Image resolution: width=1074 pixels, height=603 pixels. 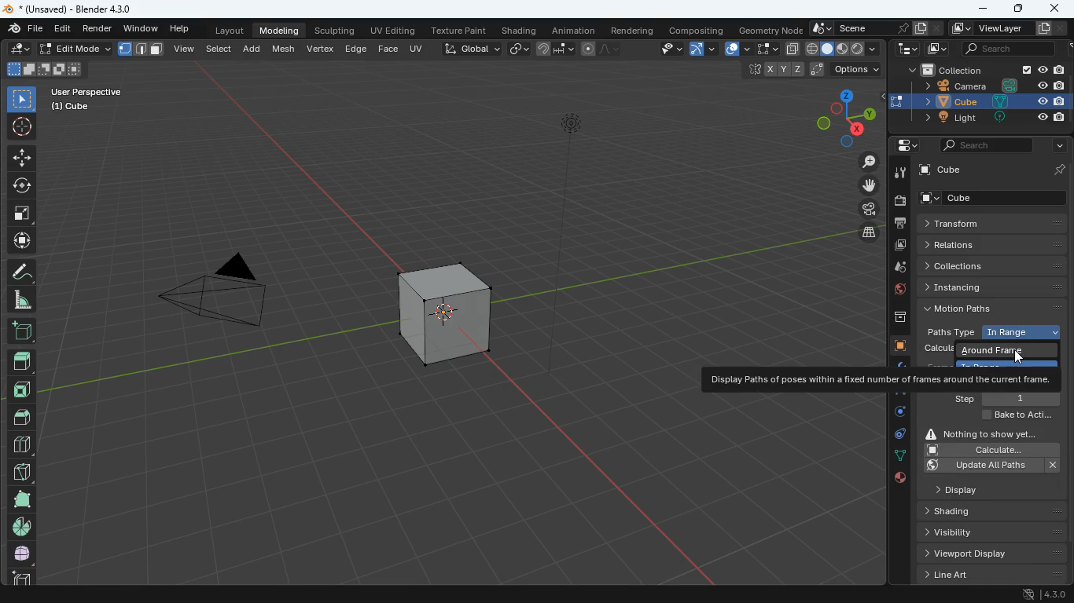 What do you see at coordinates (995, 265) in the screenshot?
I see `collections` at bounding box center [995, 265].